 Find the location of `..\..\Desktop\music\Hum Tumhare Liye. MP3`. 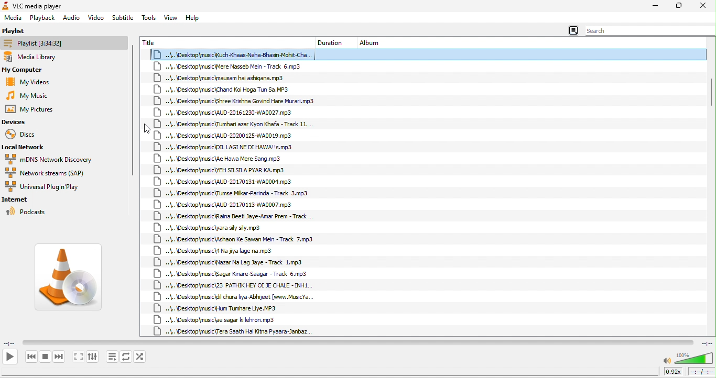

..\..\Desktop\music\Hum Tumhare Liye. MP3 is located at coordinates (217, 308).